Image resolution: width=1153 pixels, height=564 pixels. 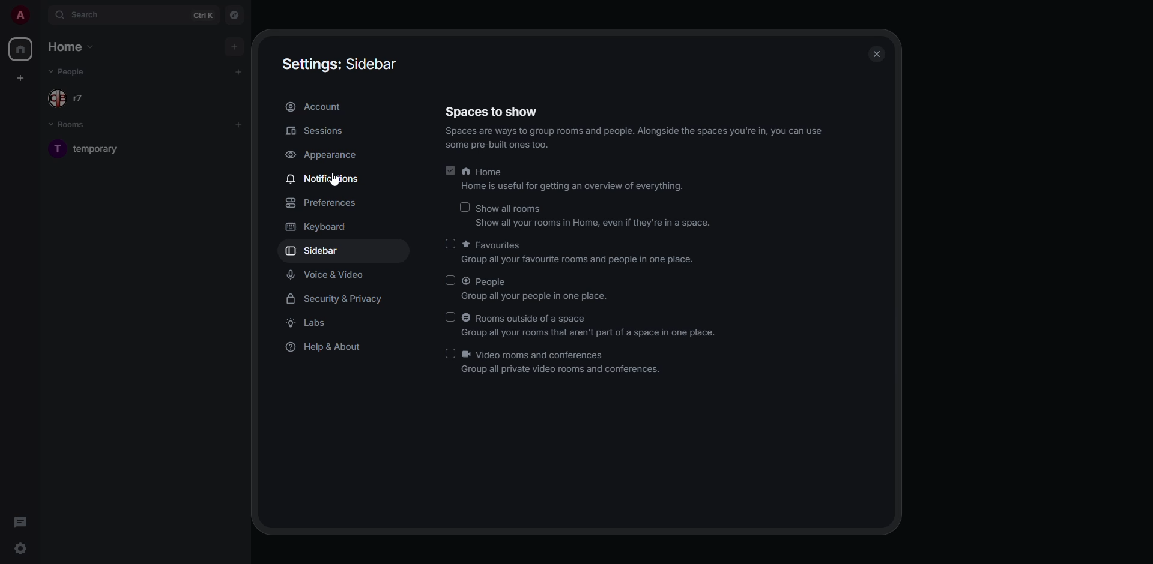 What do you see at coordinates (450, 279) in the screenshot?
I see `click to enable` at bounding box center [450, 279].